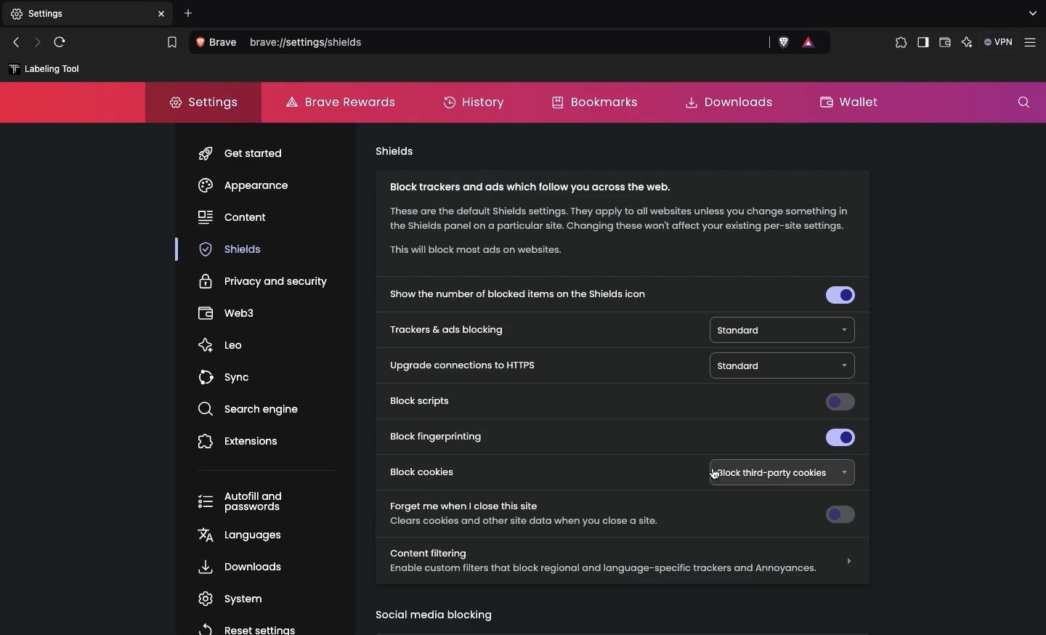 The height and width of the screenshot is (635, 1046). Describe the element at coordinates (60, 43) in the screenshot. I see `Refresh page` at that location.